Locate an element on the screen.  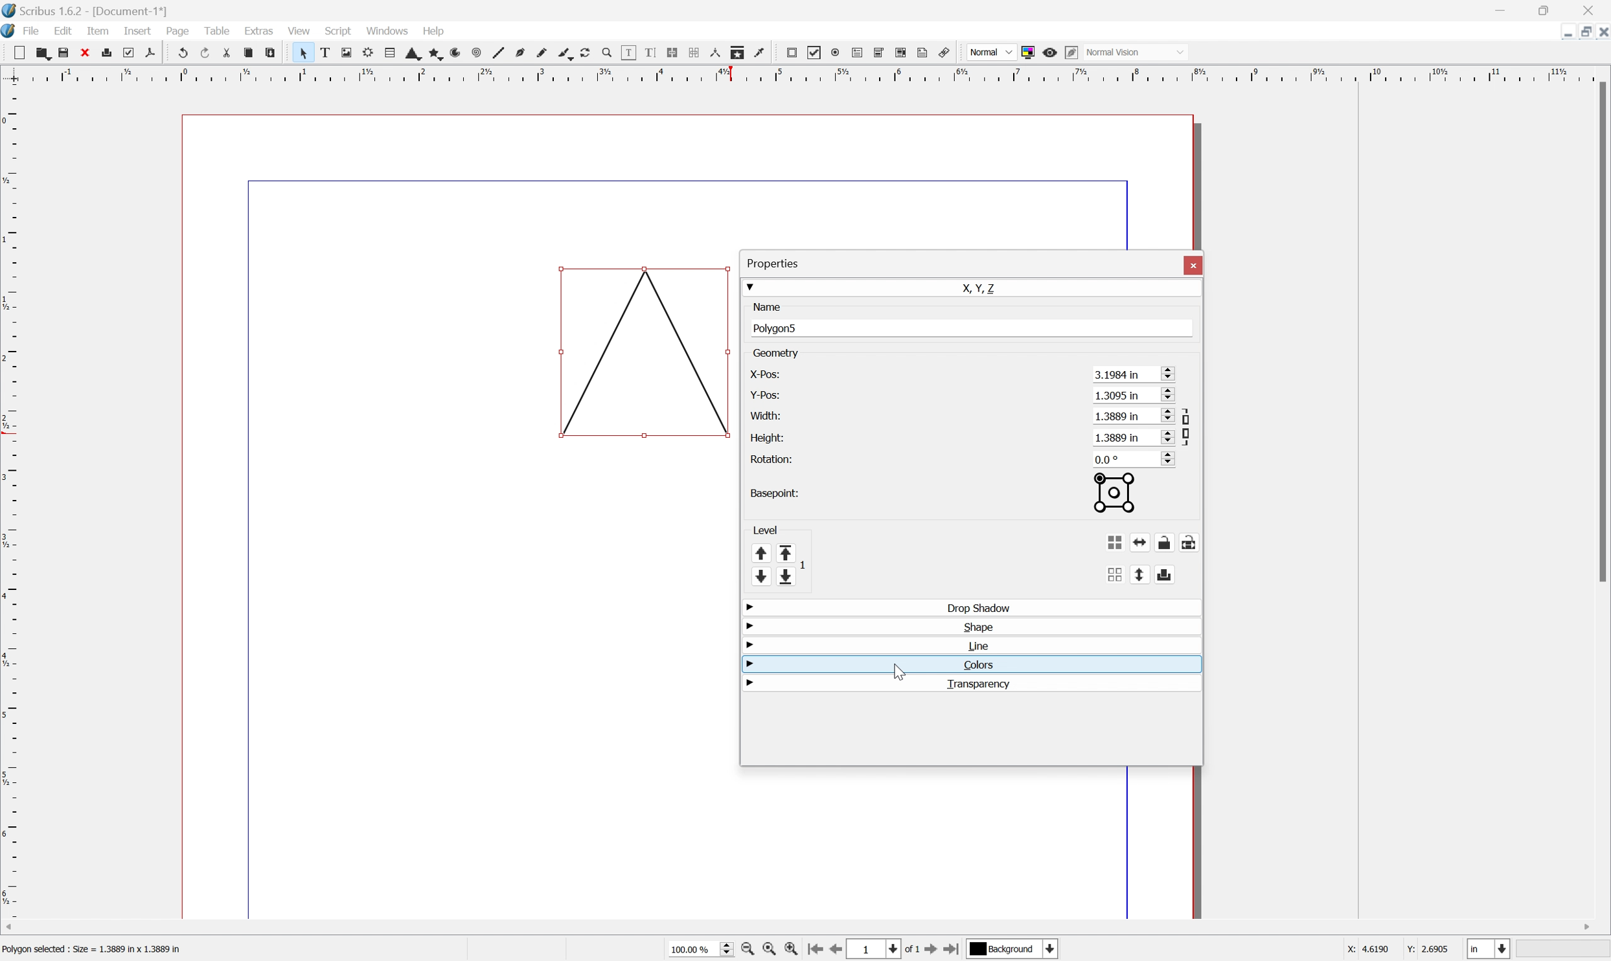
Select frame is located at coordinates (305, 54).